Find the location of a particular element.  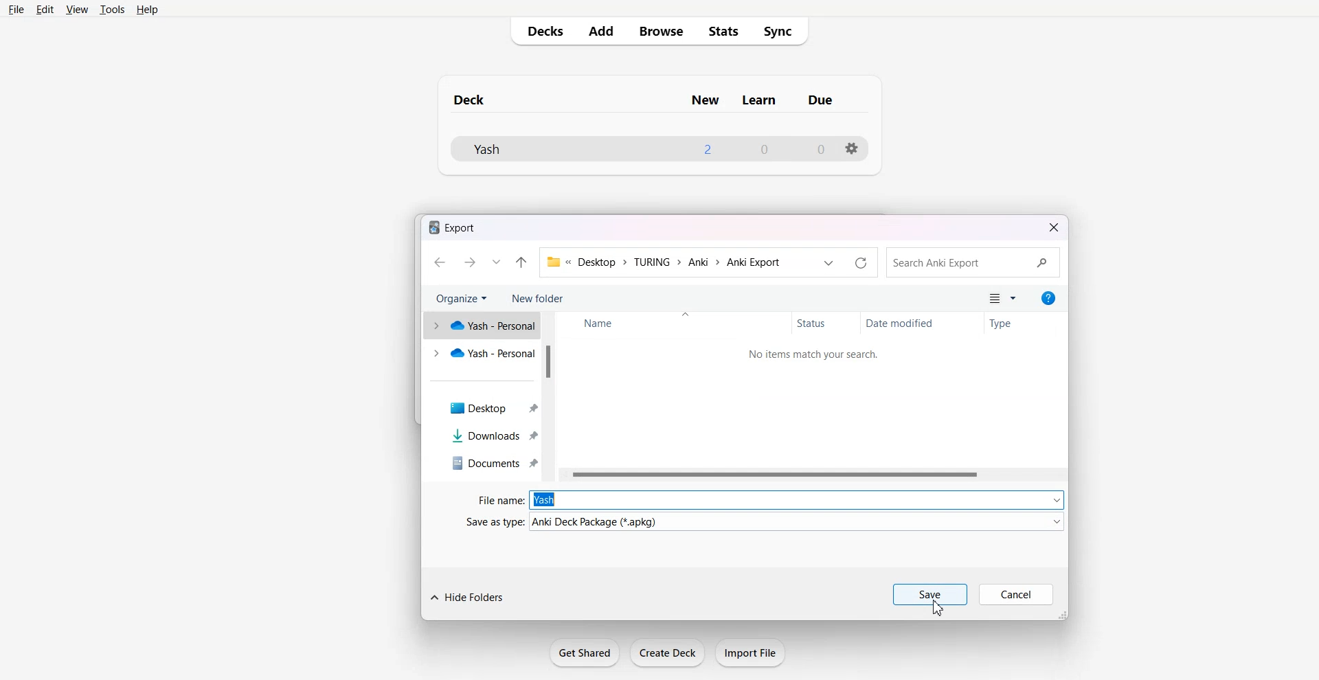

Decks is located at coordinates (543, 31).